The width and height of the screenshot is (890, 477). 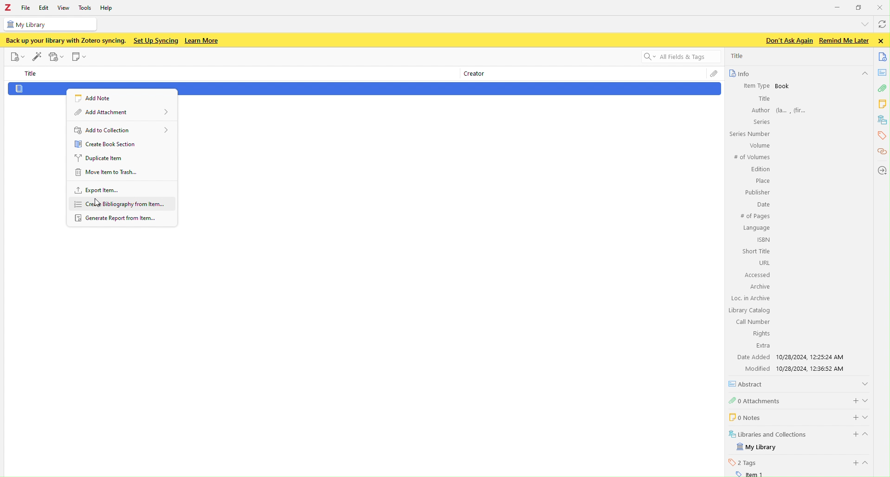 I want to click on Create book section, so click(x=106, y=145).